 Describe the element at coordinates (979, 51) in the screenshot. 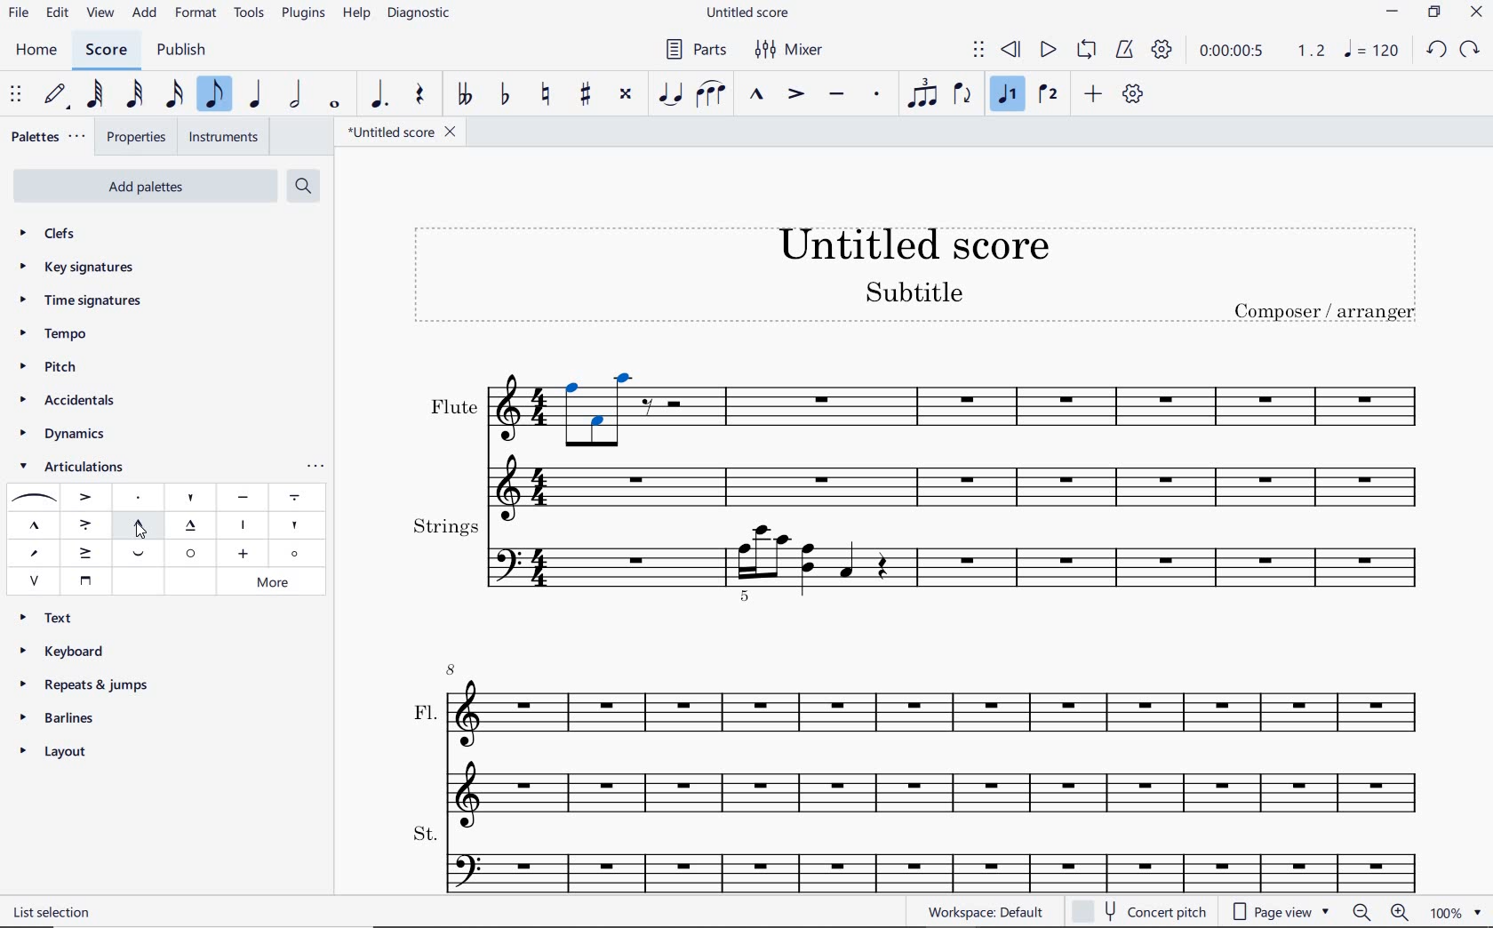

I see `SELECT TO MOVE` at that location.